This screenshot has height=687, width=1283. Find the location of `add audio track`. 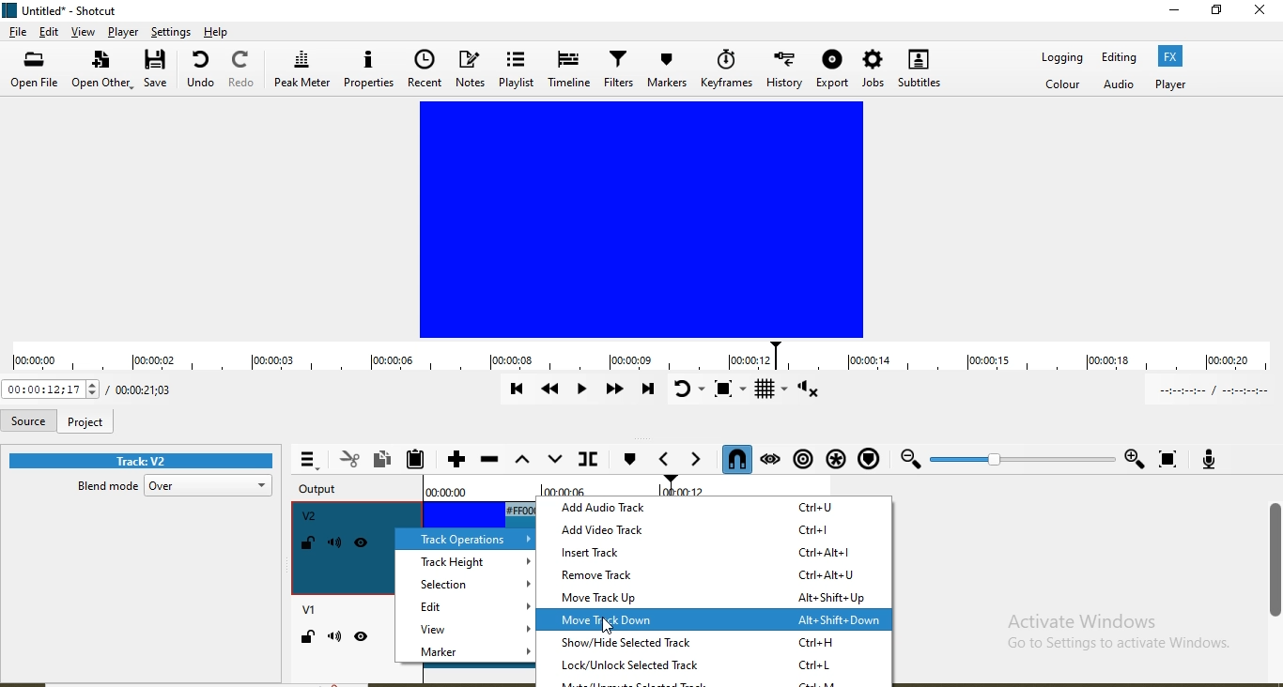

add audio track is located at coordinates (717, 505).